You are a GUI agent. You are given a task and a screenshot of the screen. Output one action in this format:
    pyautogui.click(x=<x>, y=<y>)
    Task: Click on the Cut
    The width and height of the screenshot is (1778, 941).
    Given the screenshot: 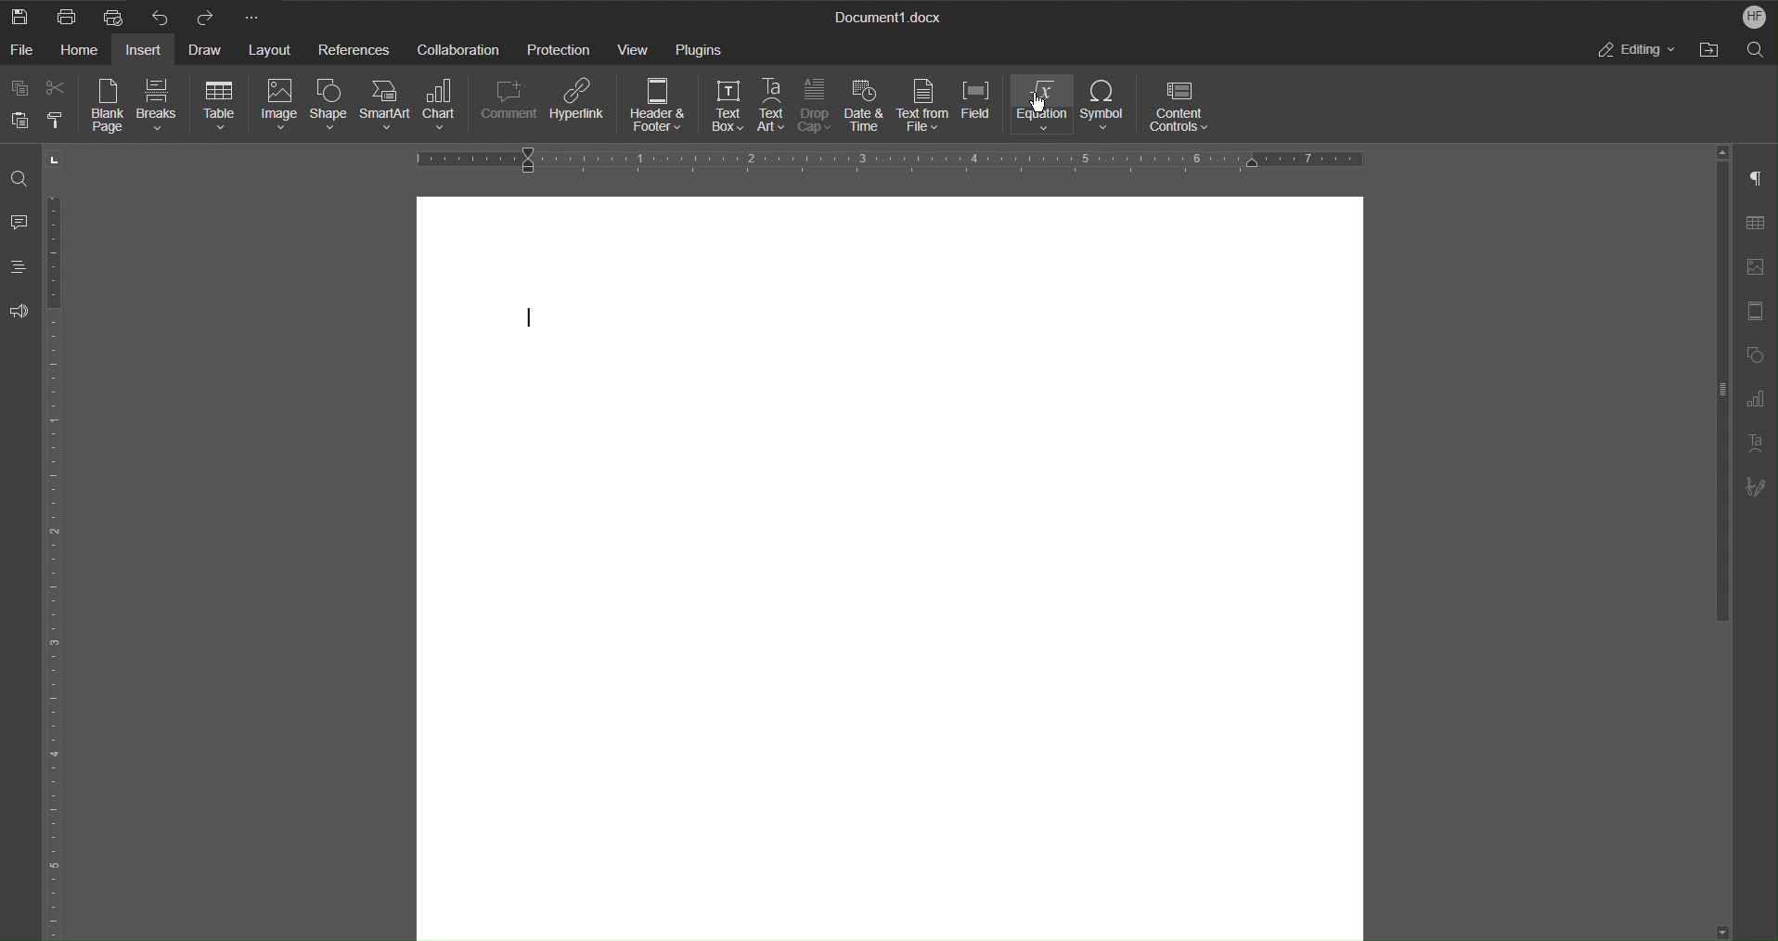 What is the action you would take?
    pyautogui.click(x=57, y=88)
    